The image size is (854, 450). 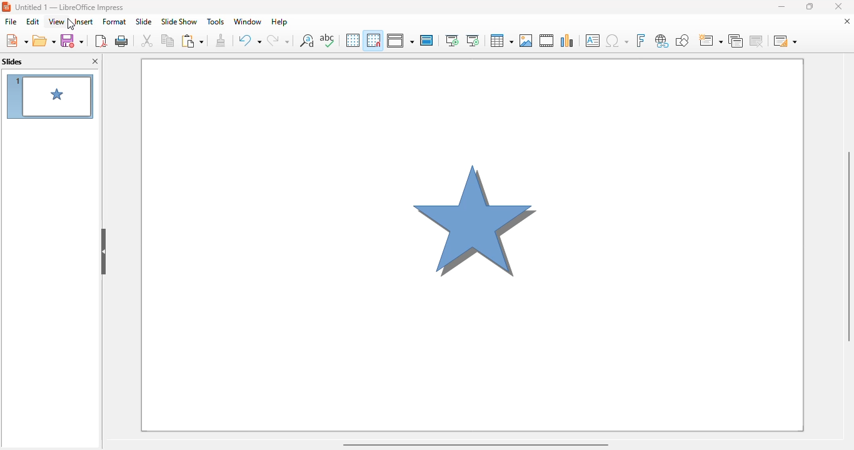 I want to click on insert fontwork text, so click(x=640, y=41).